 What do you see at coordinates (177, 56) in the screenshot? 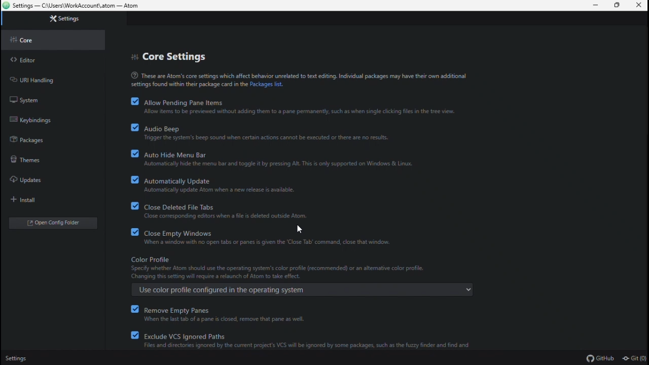
I see `Core settings ` at bounding box center [177, 56].